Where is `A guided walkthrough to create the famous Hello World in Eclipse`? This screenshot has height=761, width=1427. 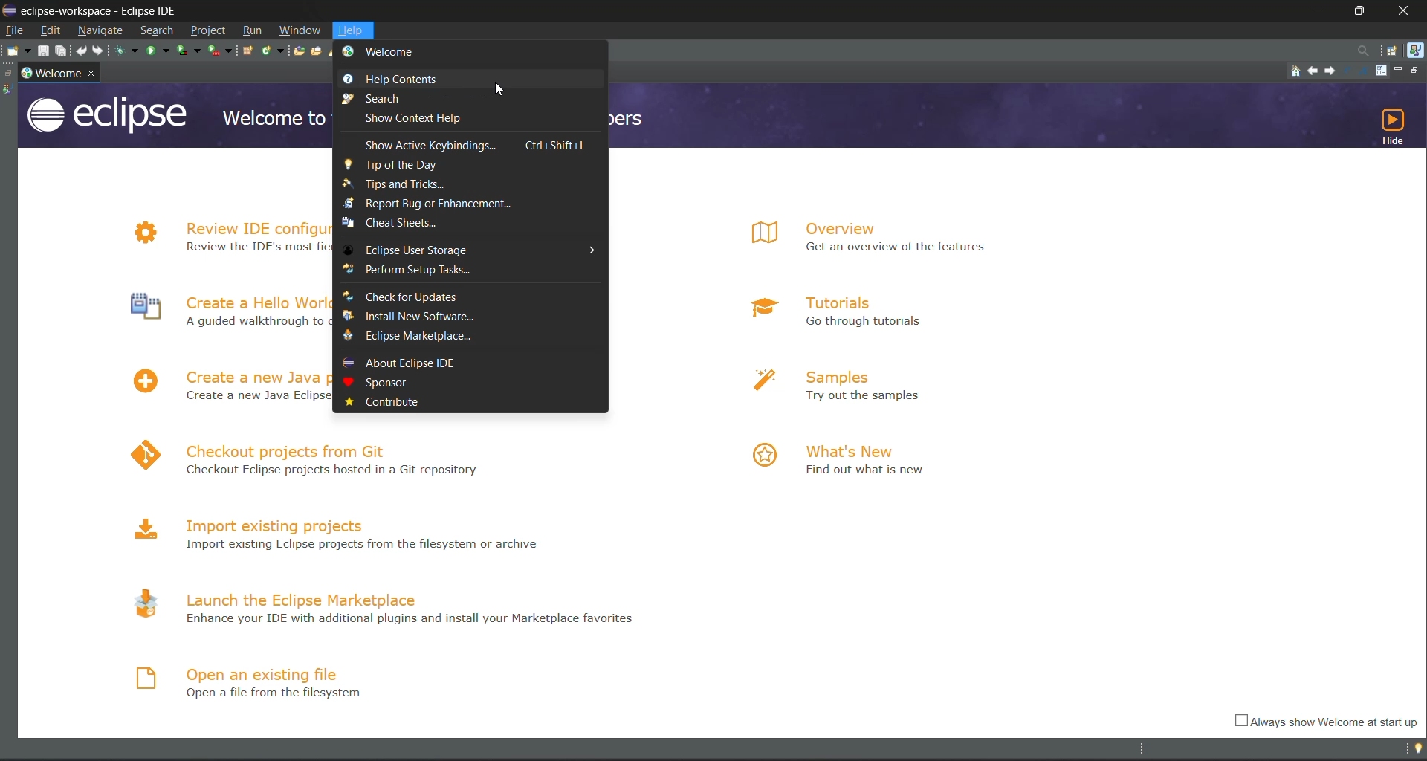
A guided walkthrough to create the famous Hello World in Eclipse is located at coordinates (258, 326).